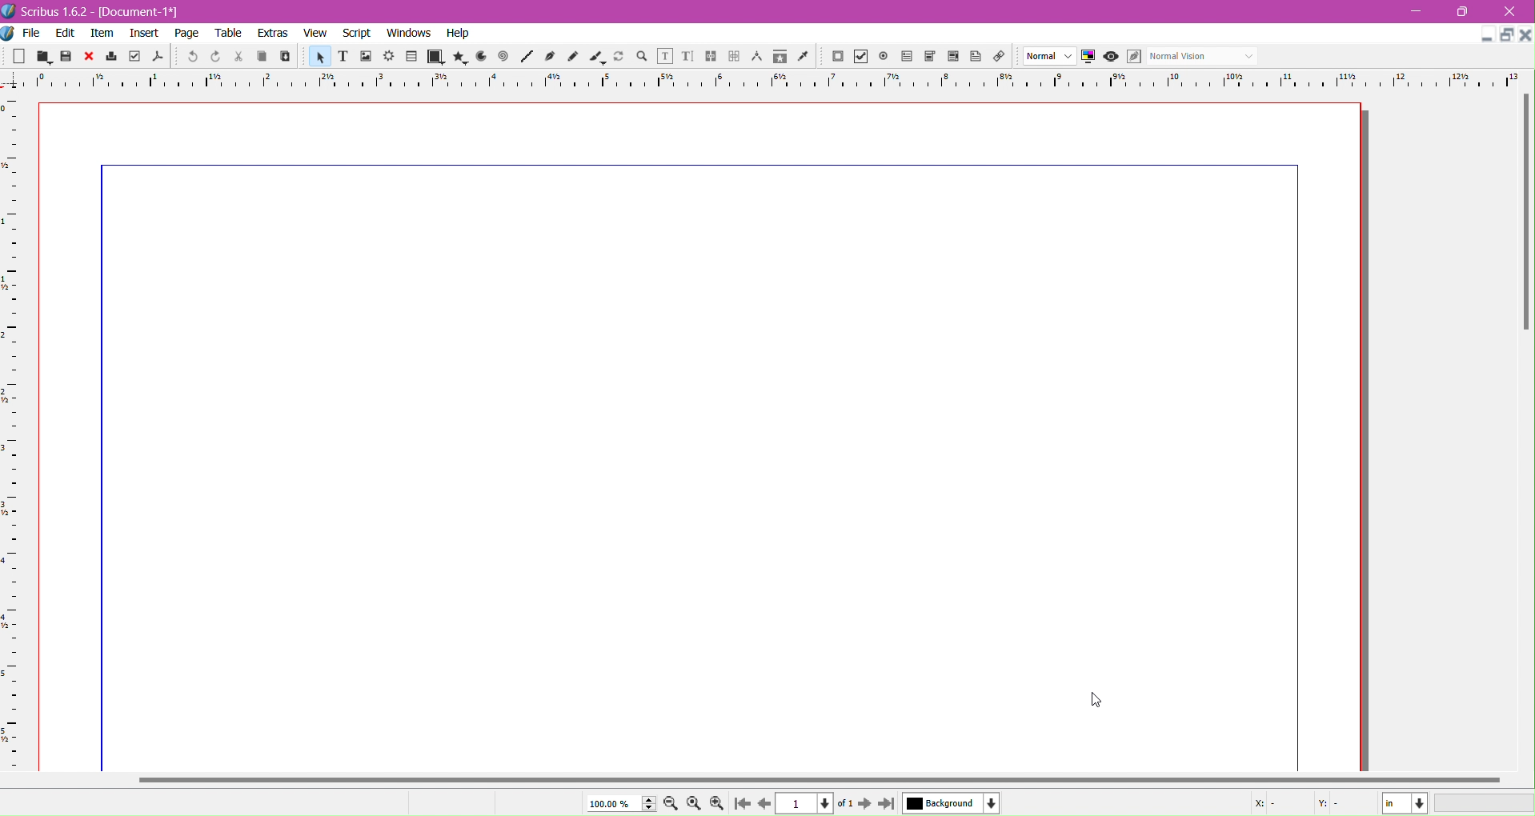  What do you see at coordinates (144, 34) in the screenshot?
I see `insert menu` at bounding box center [144, 34].